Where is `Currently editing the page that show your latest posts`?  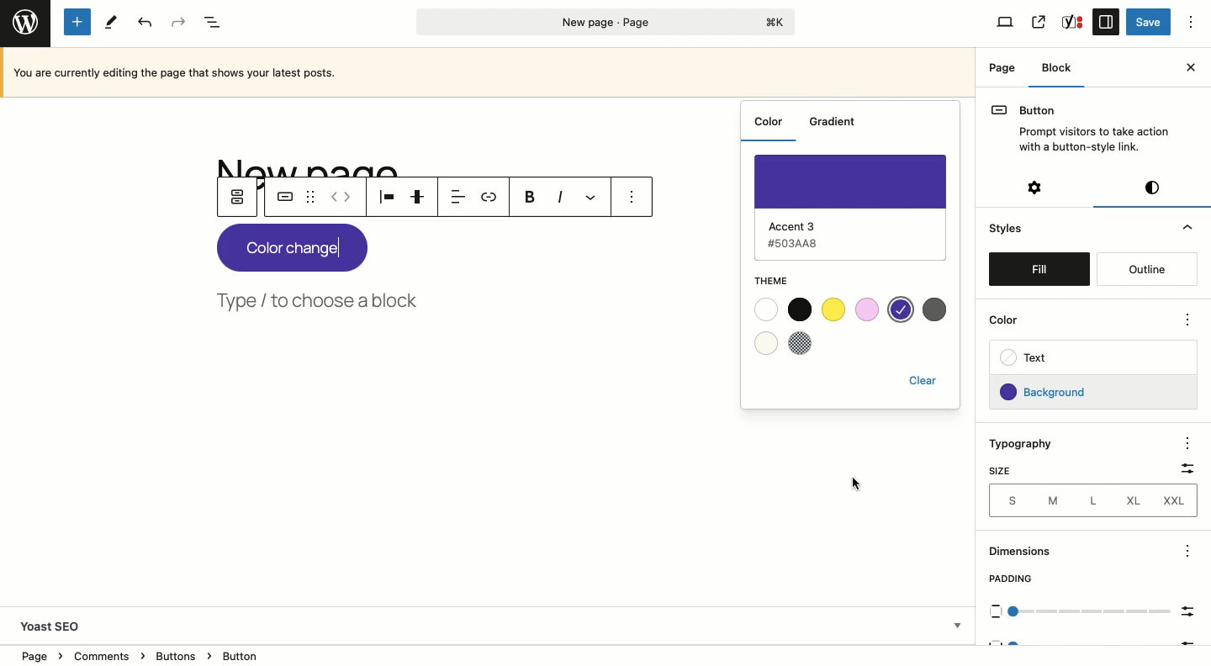
Currently editing the page that show your latest posts is located at coordinates (491, 72).